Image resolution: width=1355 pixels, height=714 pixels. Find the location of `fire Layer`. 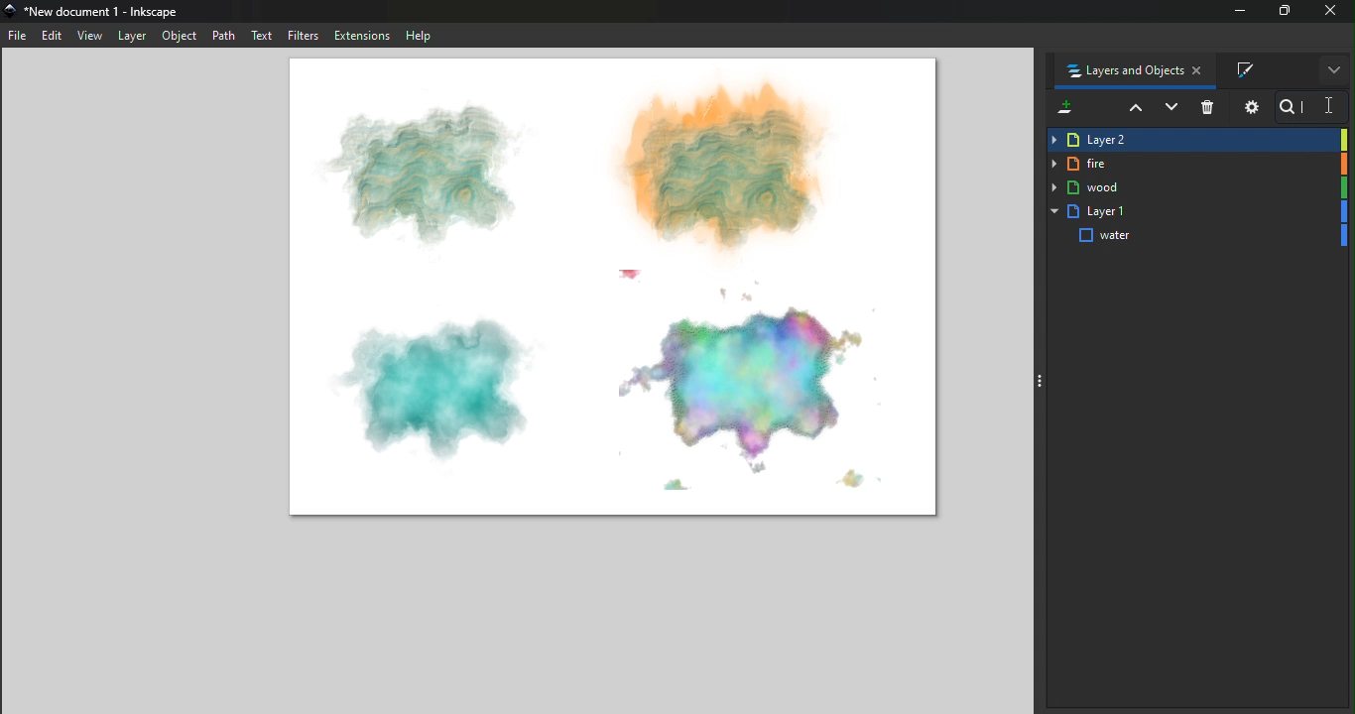

fire Layer is located at coordinates (1196, 165).